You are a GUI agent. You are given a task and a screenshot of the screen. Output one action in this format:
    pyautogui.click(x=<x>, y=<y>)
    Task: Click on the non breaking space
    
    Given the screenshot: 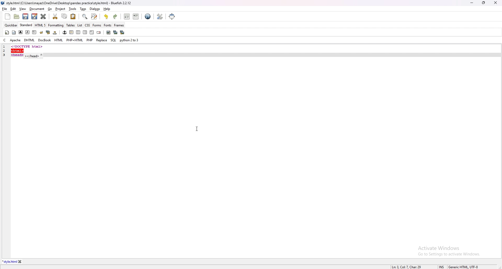 What is the action you would take?
    pyautogui.click(x=55, y=32)
    